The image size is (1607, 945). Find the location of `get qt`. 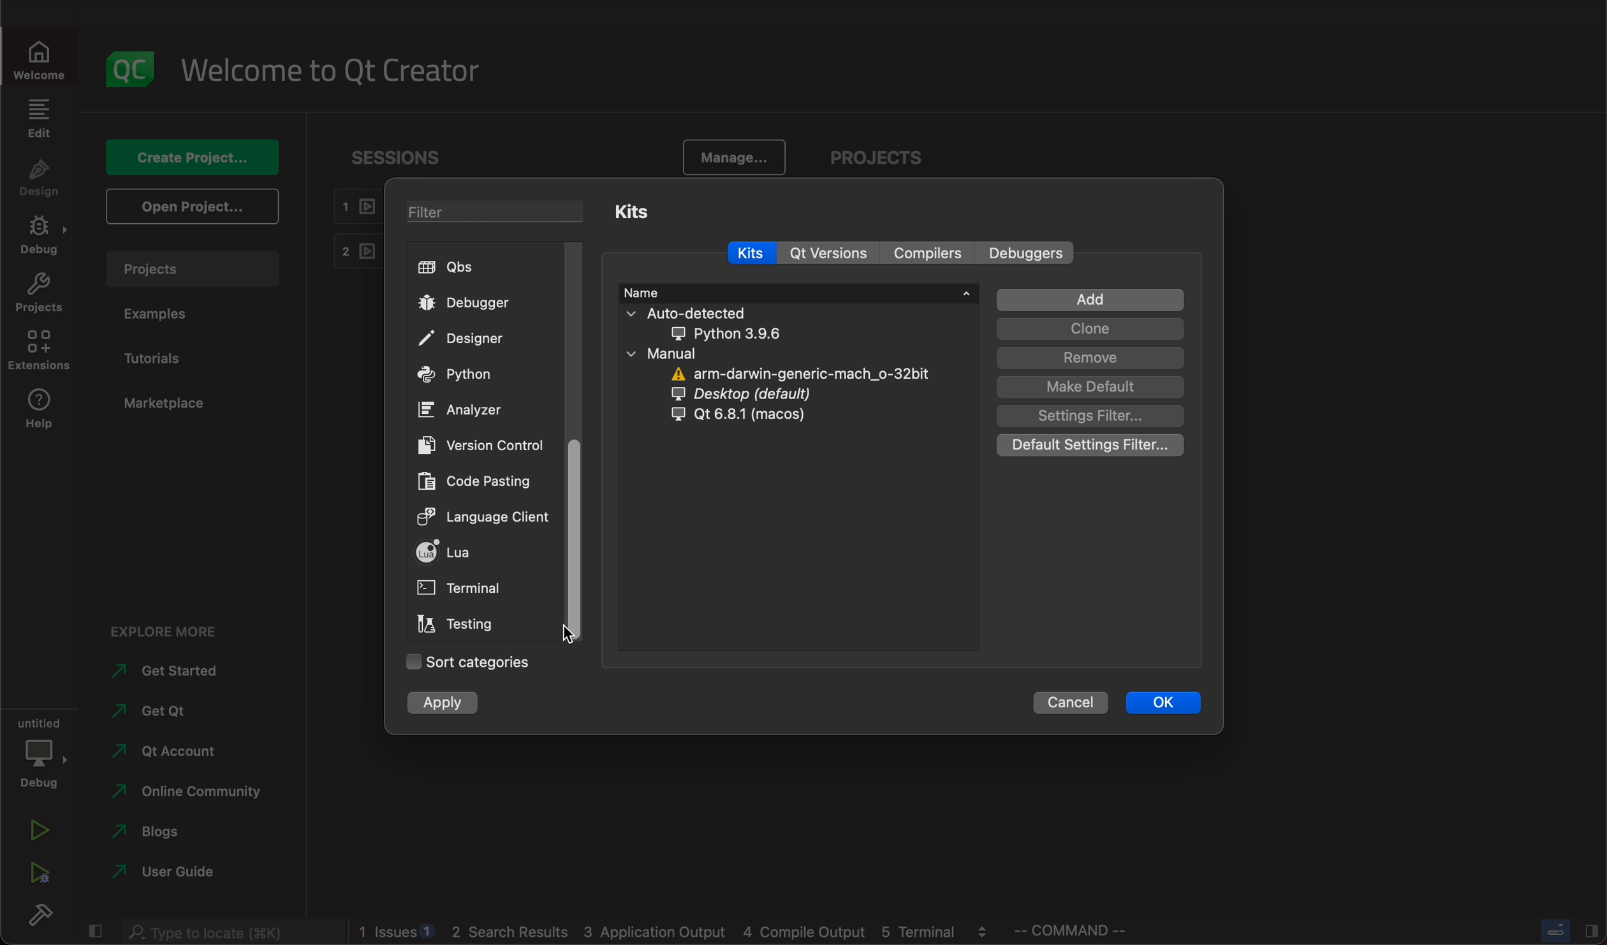

get qt is located at coordinates (168, 713).